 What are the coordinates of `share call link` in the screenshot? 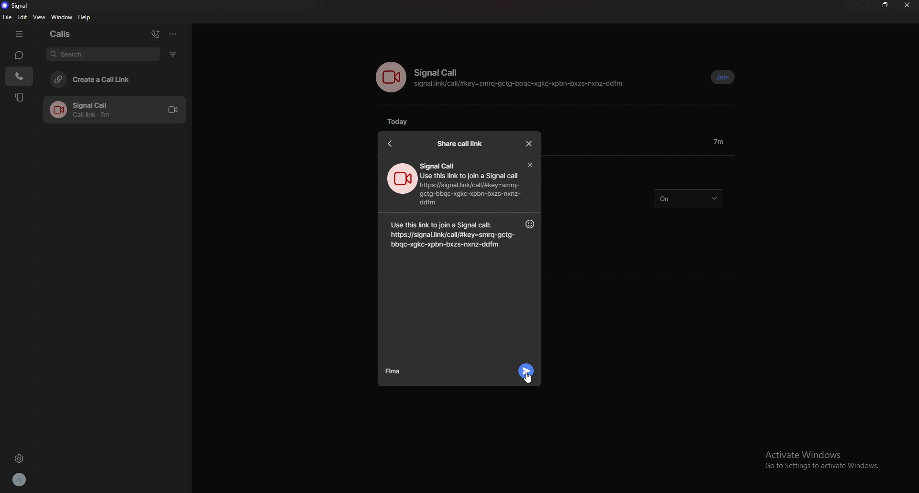 It's located at (460, 144).